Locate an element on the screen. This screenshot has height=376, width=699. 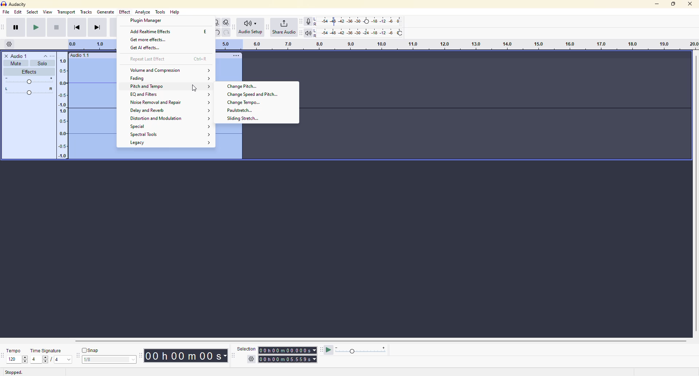
pause is located at coordinates (16, 27).